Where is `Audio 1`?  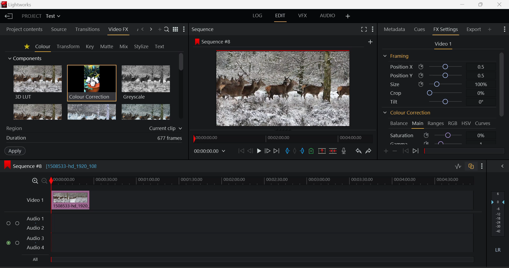 Audio 1 is located at coordinates (35, 219).